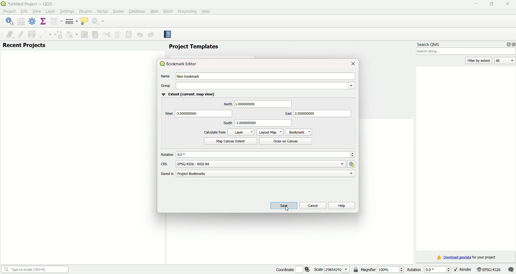 The height and width of the screenshot is (274, 516). What do you see at coordinates (467, 258) in the screenshot?
I see `Download geodata for your project` at bounding box center [467, 258].